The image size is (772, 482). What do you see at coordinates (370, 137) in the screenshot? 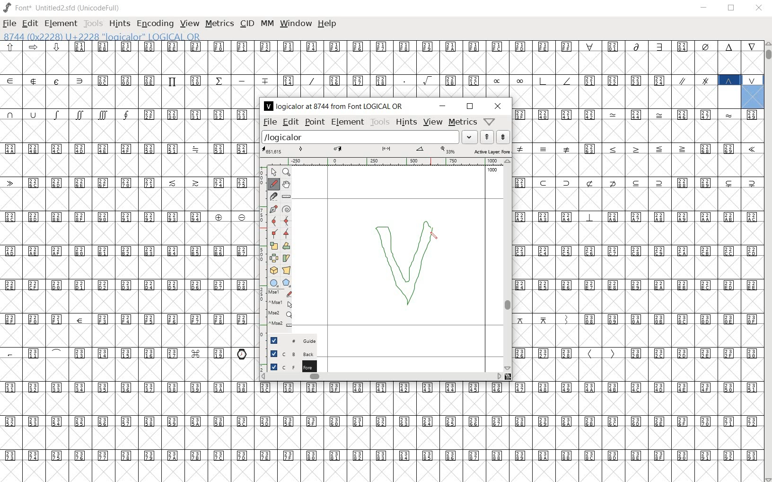
I see `load word list` at bounding box center [370, 137].